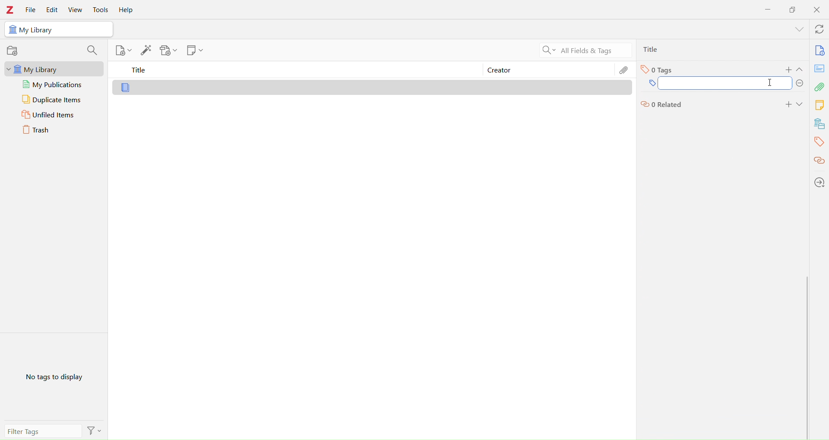  I want to click on All Filters & Tags, so click(584, 51).